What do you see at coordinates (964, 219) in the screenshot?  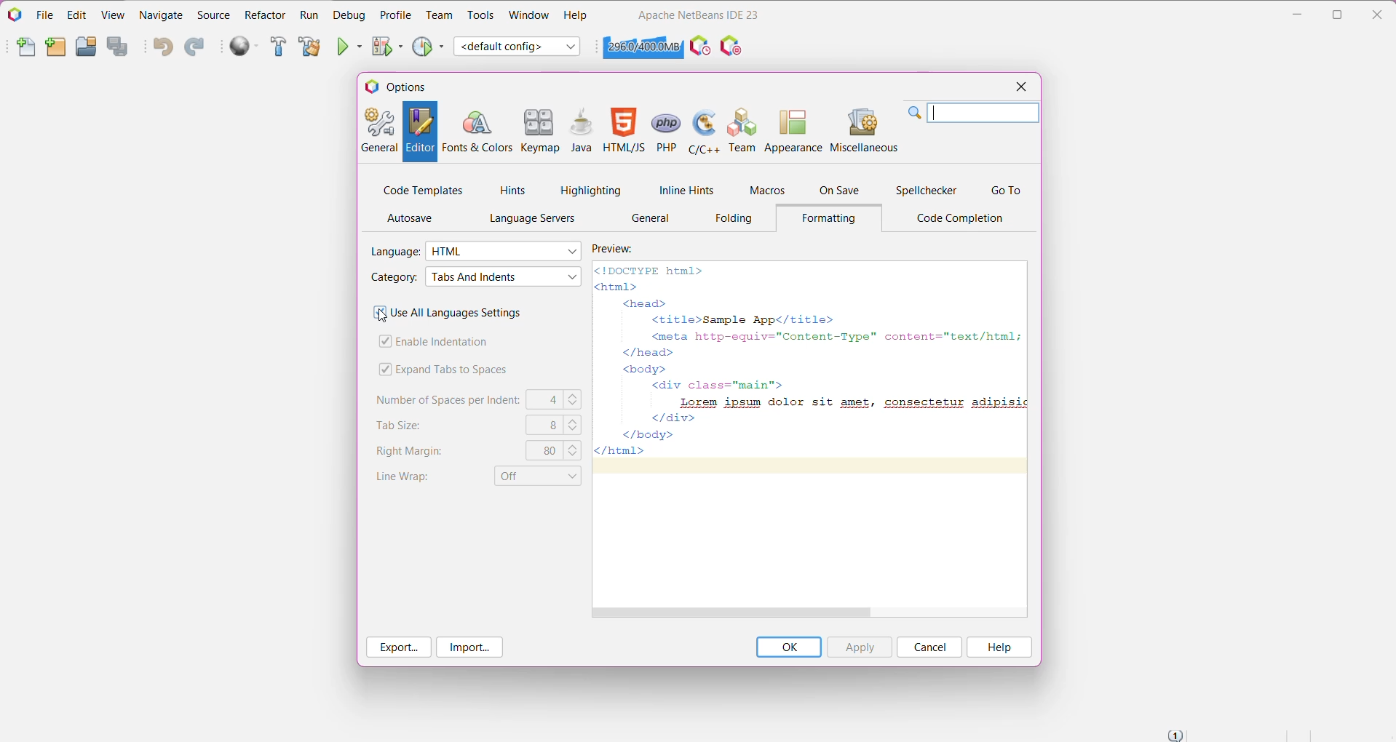 I see `Code Completion` at bounding box center [964, 219].